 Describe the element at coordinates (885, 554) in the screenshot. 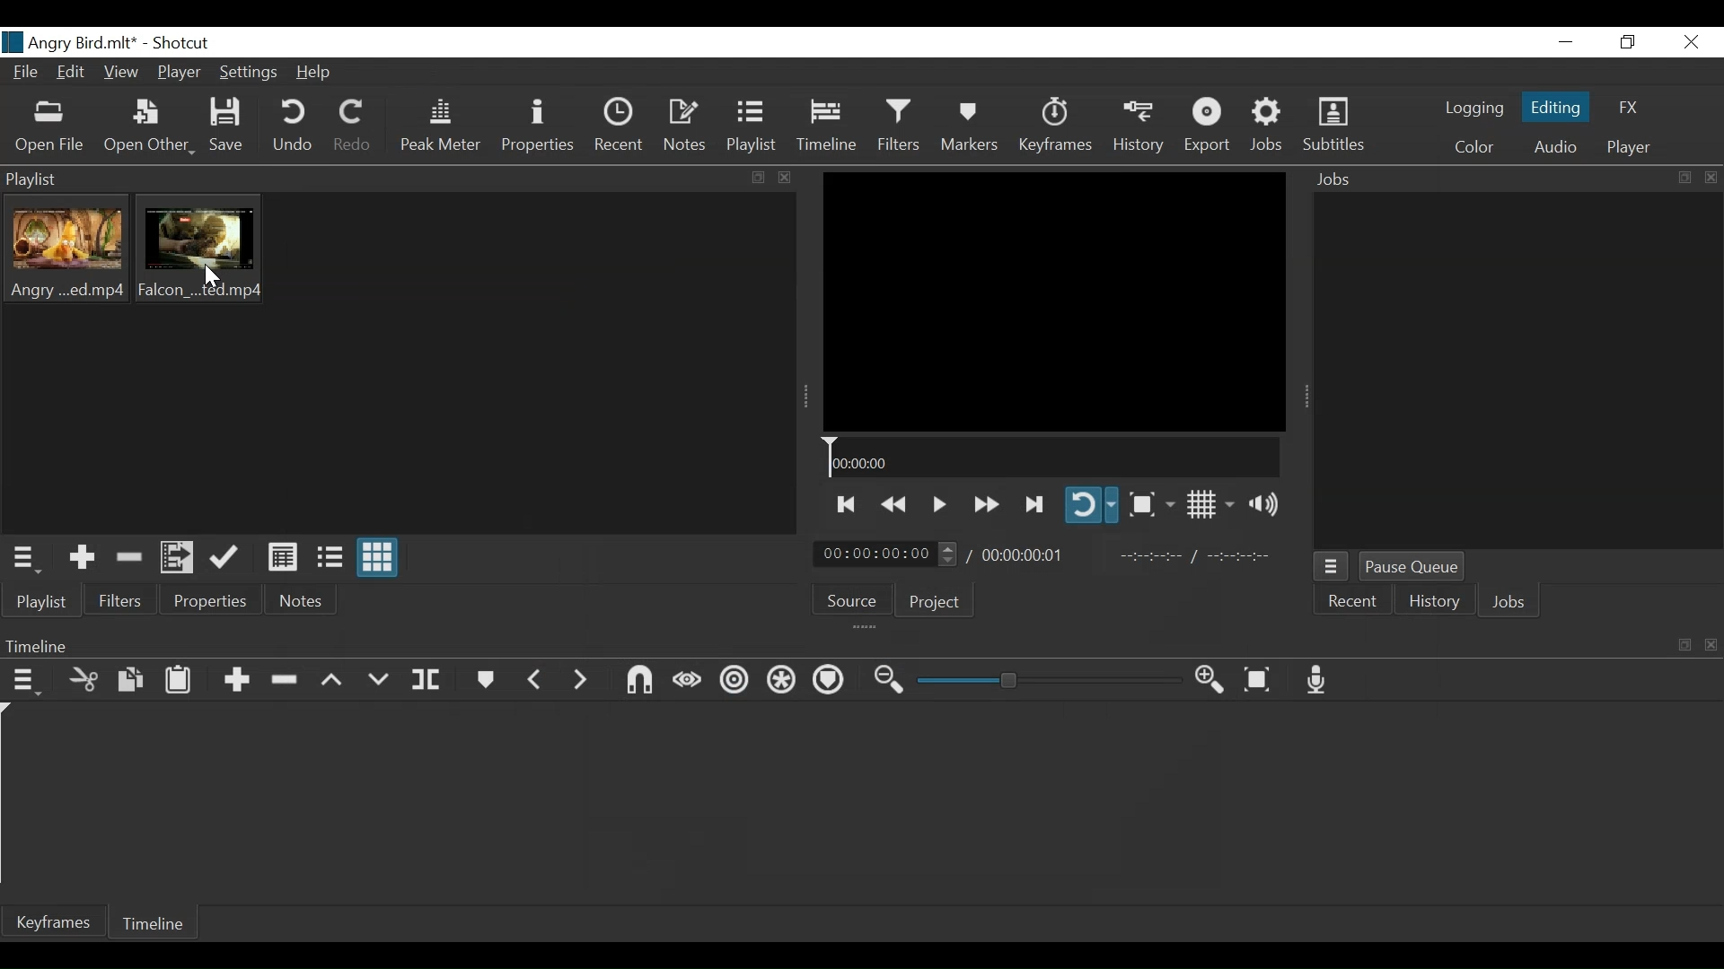

I see `Current duration` at that location.